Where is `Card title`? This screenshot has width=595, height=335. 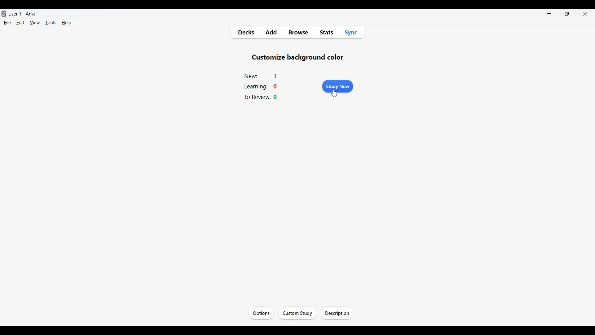 Card title is located at coordinates (297, 58).